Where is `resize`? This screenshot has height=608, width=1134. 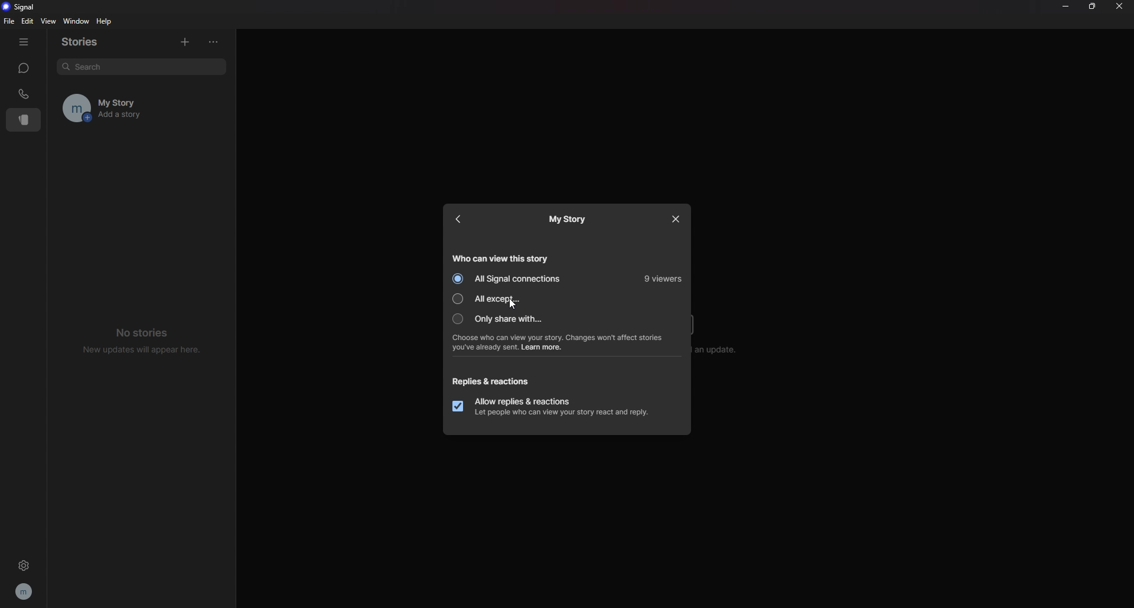 resize is located at coordinates (1093, 7).